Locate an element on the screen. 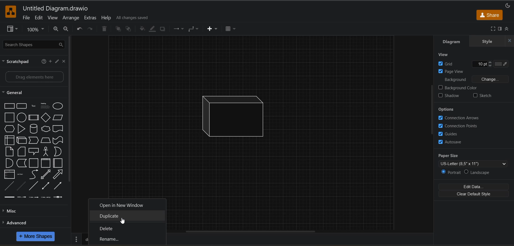 This screenshot has width=514, height=246. sketch is located at coordinates (483, 96).